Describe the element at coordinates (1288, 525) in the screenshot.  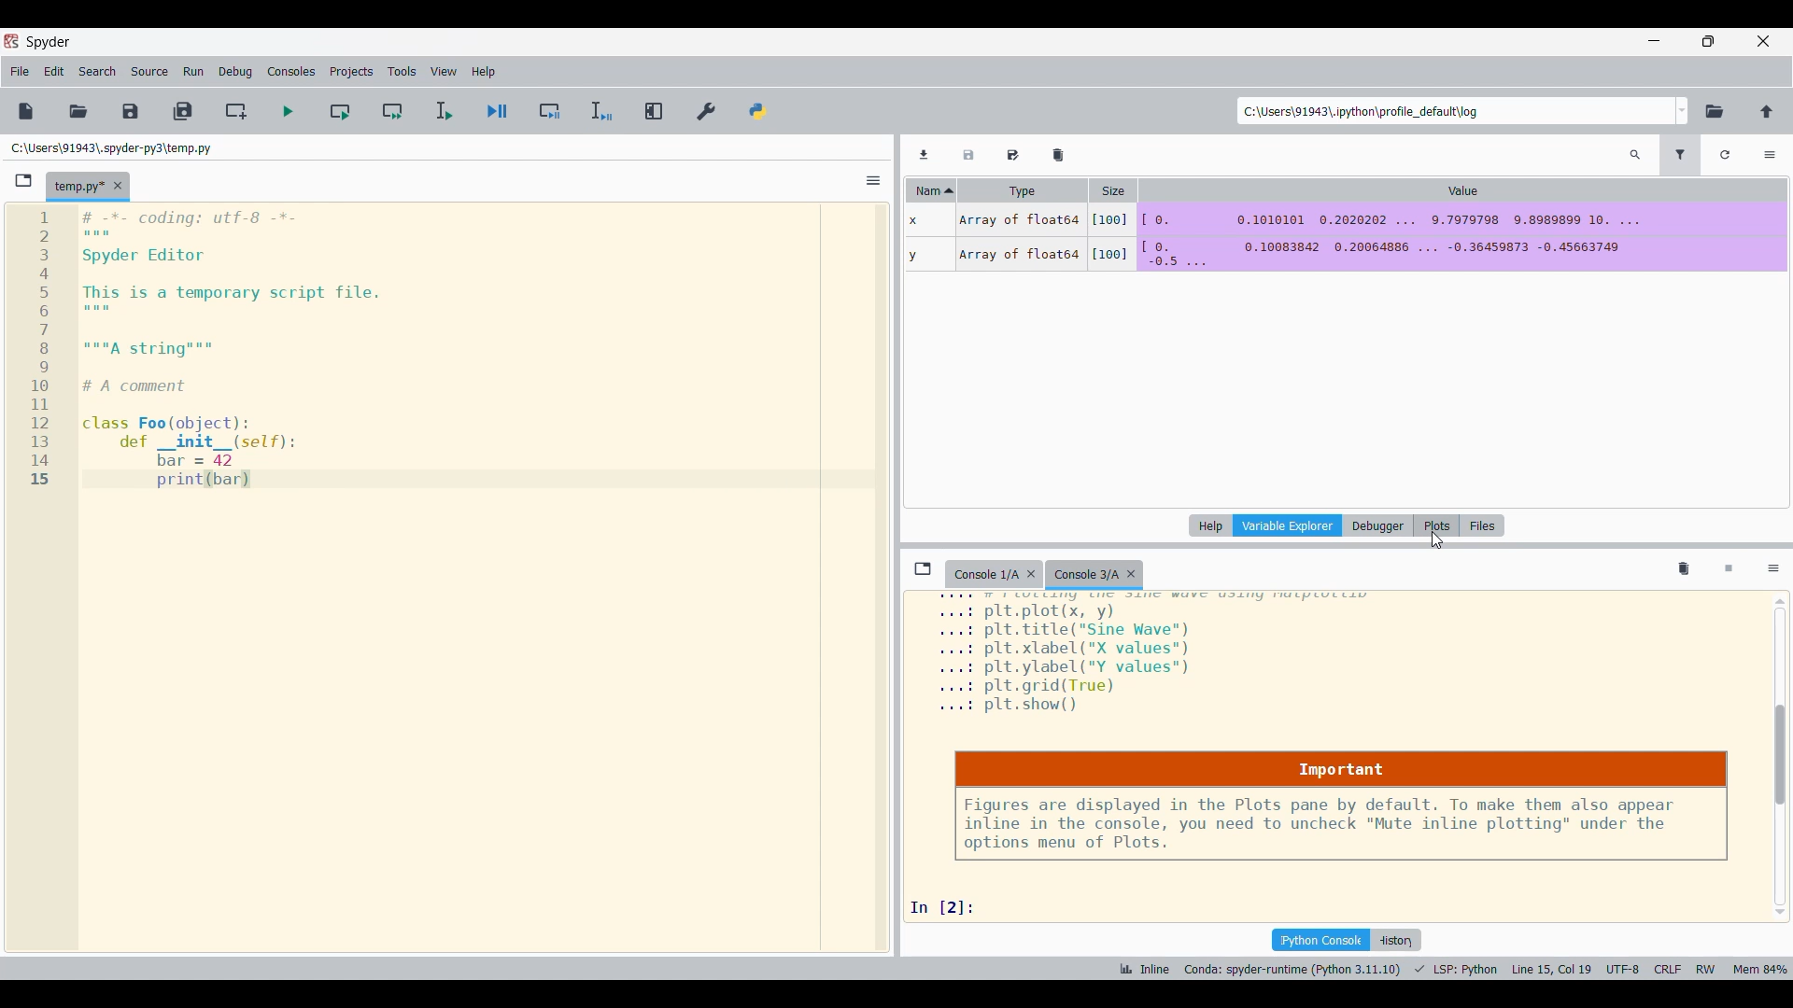
I see `Variable explorer` at that location.